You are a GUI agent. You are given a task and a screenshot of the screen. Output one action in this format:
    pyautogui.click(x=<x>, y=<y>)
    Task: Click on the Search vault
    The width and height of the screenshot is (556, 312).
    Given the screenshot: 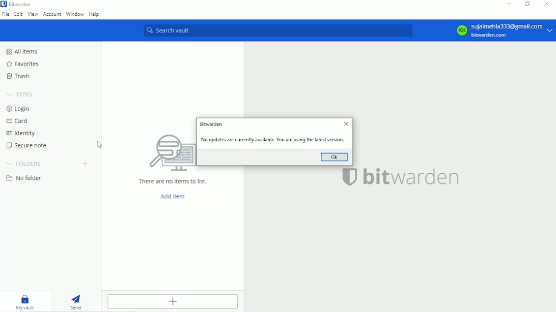 What is the action you would take?
    pyautogui.click(x=277, y=30)
    